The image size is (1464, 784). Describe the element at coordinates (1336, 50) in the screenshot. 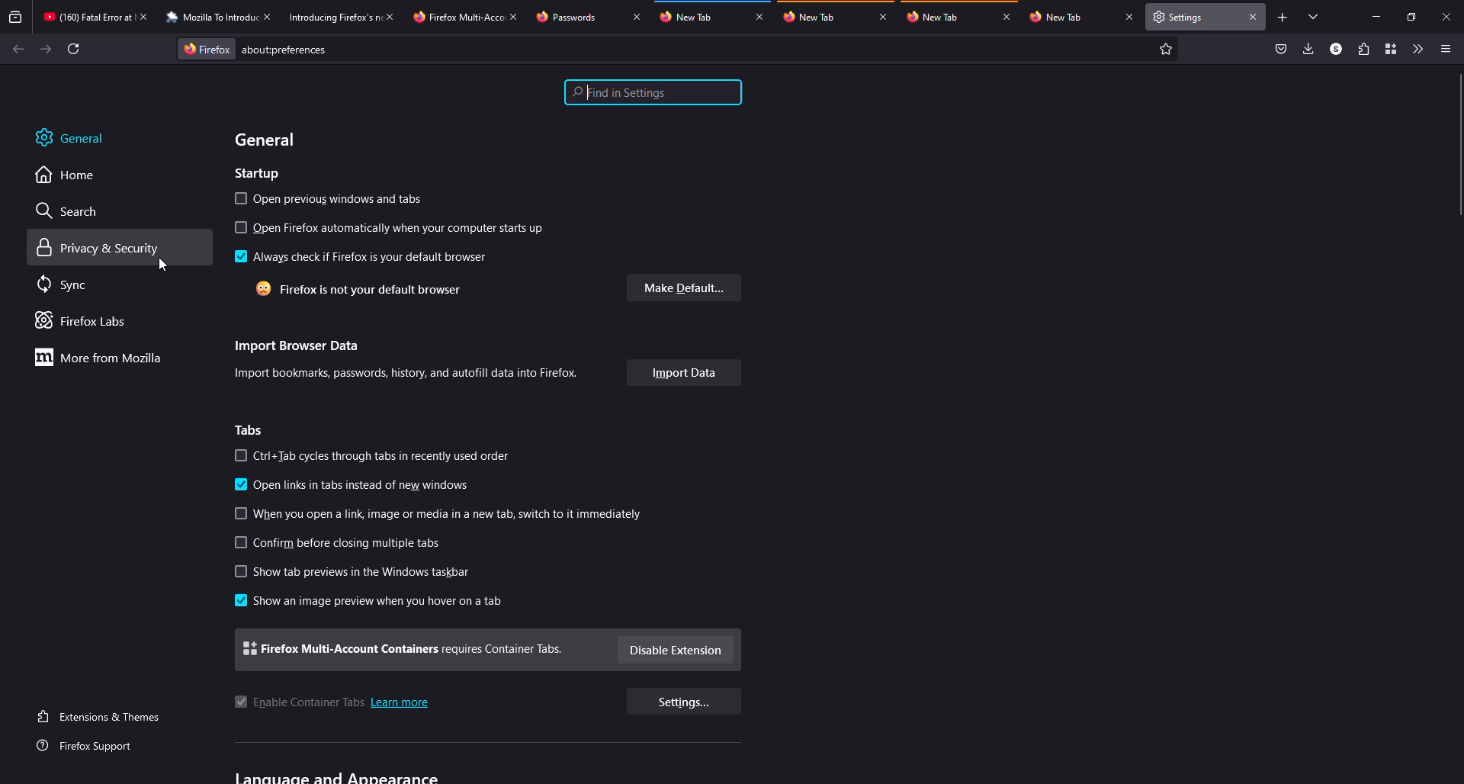

I see `account` at that location.